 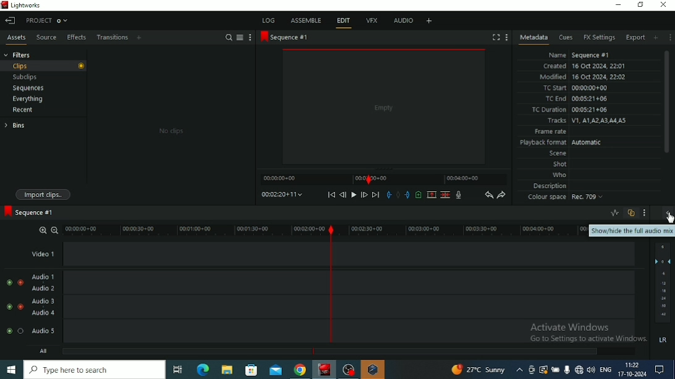 What do you see at coordinates (583, 77) in the screenshot?
I see `Modified` at bounding box center [583, 77].